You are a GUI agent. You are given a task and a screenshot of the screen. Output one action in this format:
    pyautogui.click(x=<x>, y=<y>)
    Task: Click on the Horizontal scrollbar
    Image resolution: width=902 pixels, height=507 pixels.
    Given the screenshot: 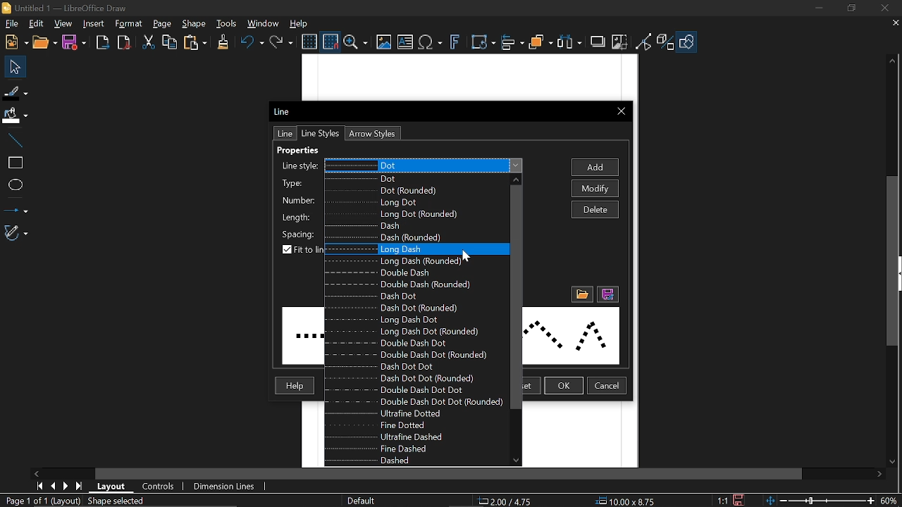 What is the action you would take?
    pyautogui.click(x=450, y=474)
    